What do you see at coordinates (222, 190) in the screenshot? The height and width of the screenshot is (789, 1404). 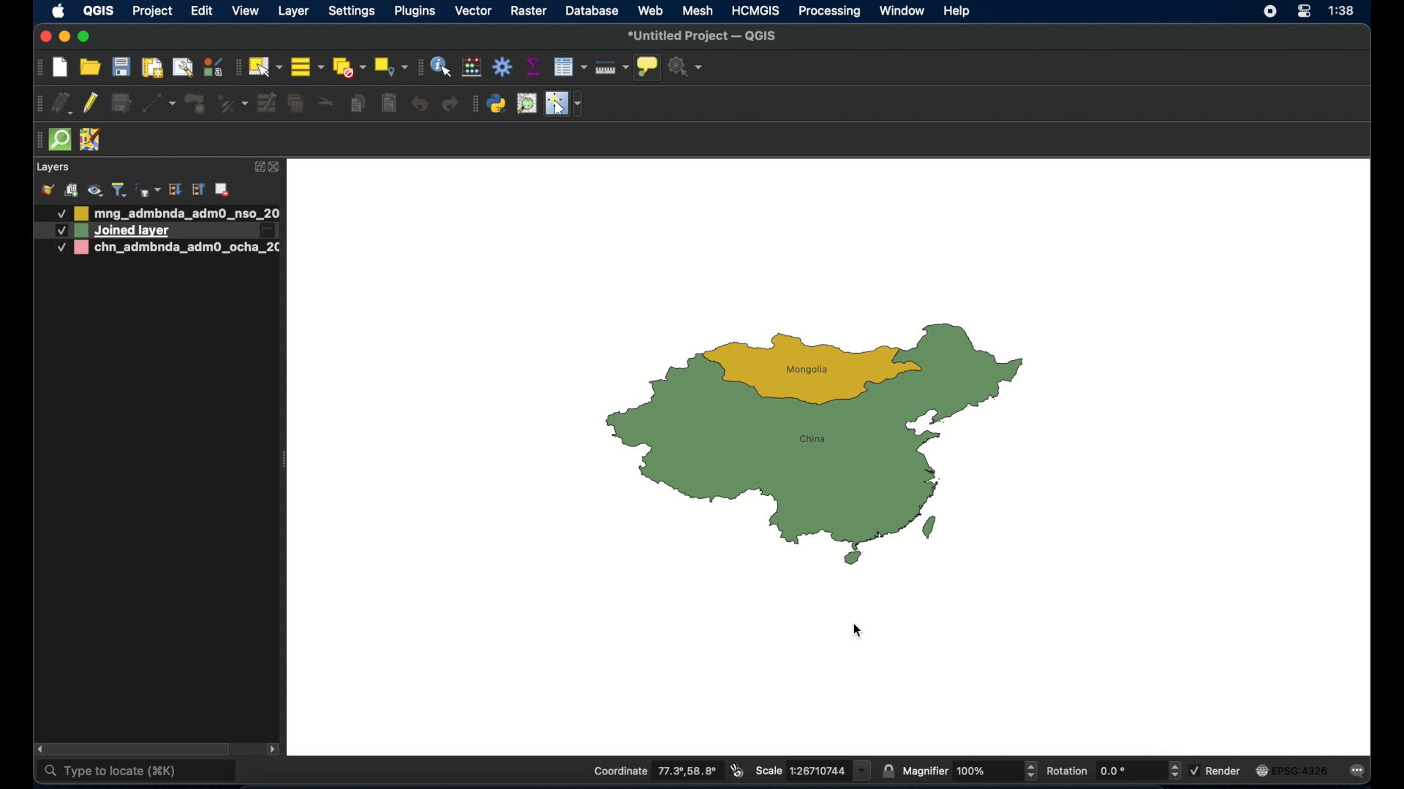 I see `add layer/group` at bounding box center [222, 190].